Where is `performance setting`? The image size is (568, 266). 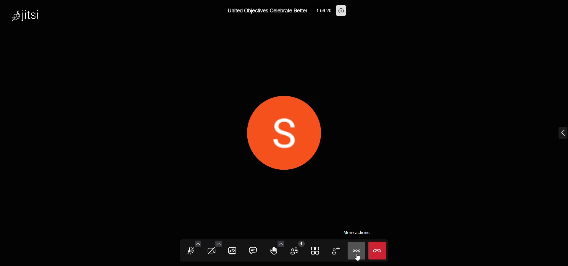
performance setting is located at coordinates (341, 11).